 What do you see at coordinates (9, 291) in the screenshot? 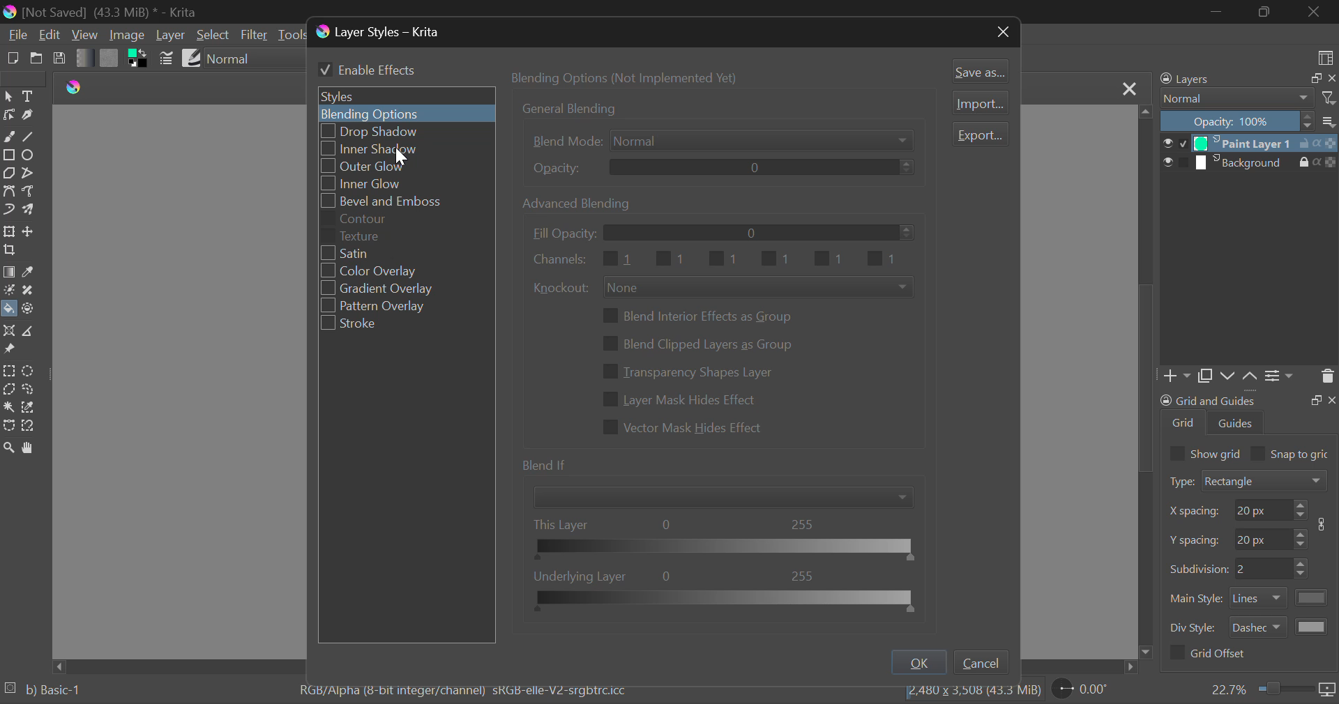
I see `Colorize Mask Tool` at bounding box center [9, 291].